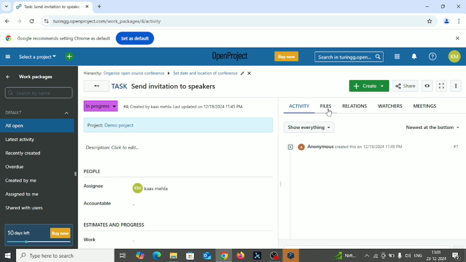 The image size is (466, 262). Describe the element at coordinates (383, 256) in the screenshot. I see `Meet now` at that location.